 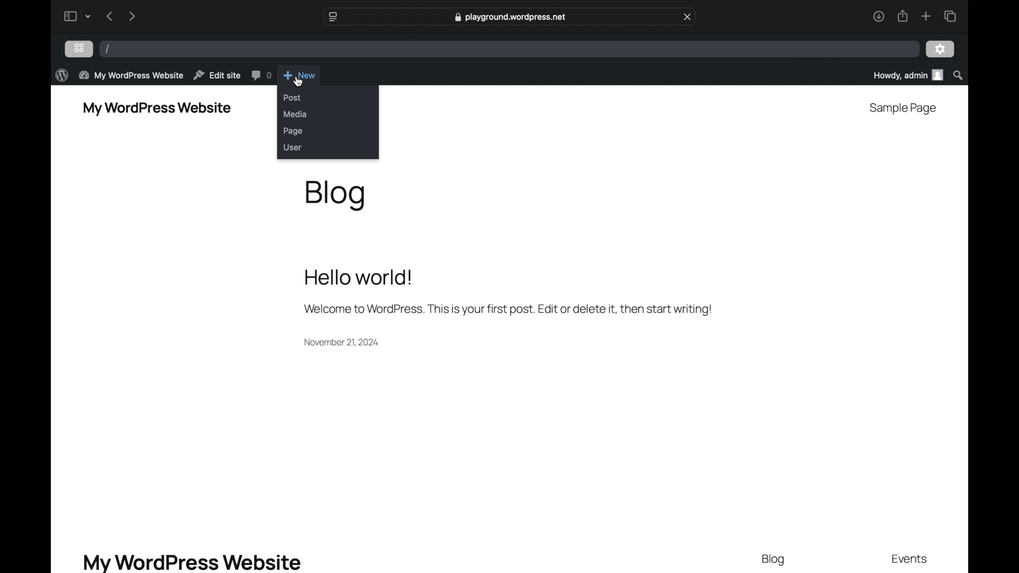 What do you see at coordinates (293, 131) in the screenshot?
I see `page` at bounding box center [293, 131].